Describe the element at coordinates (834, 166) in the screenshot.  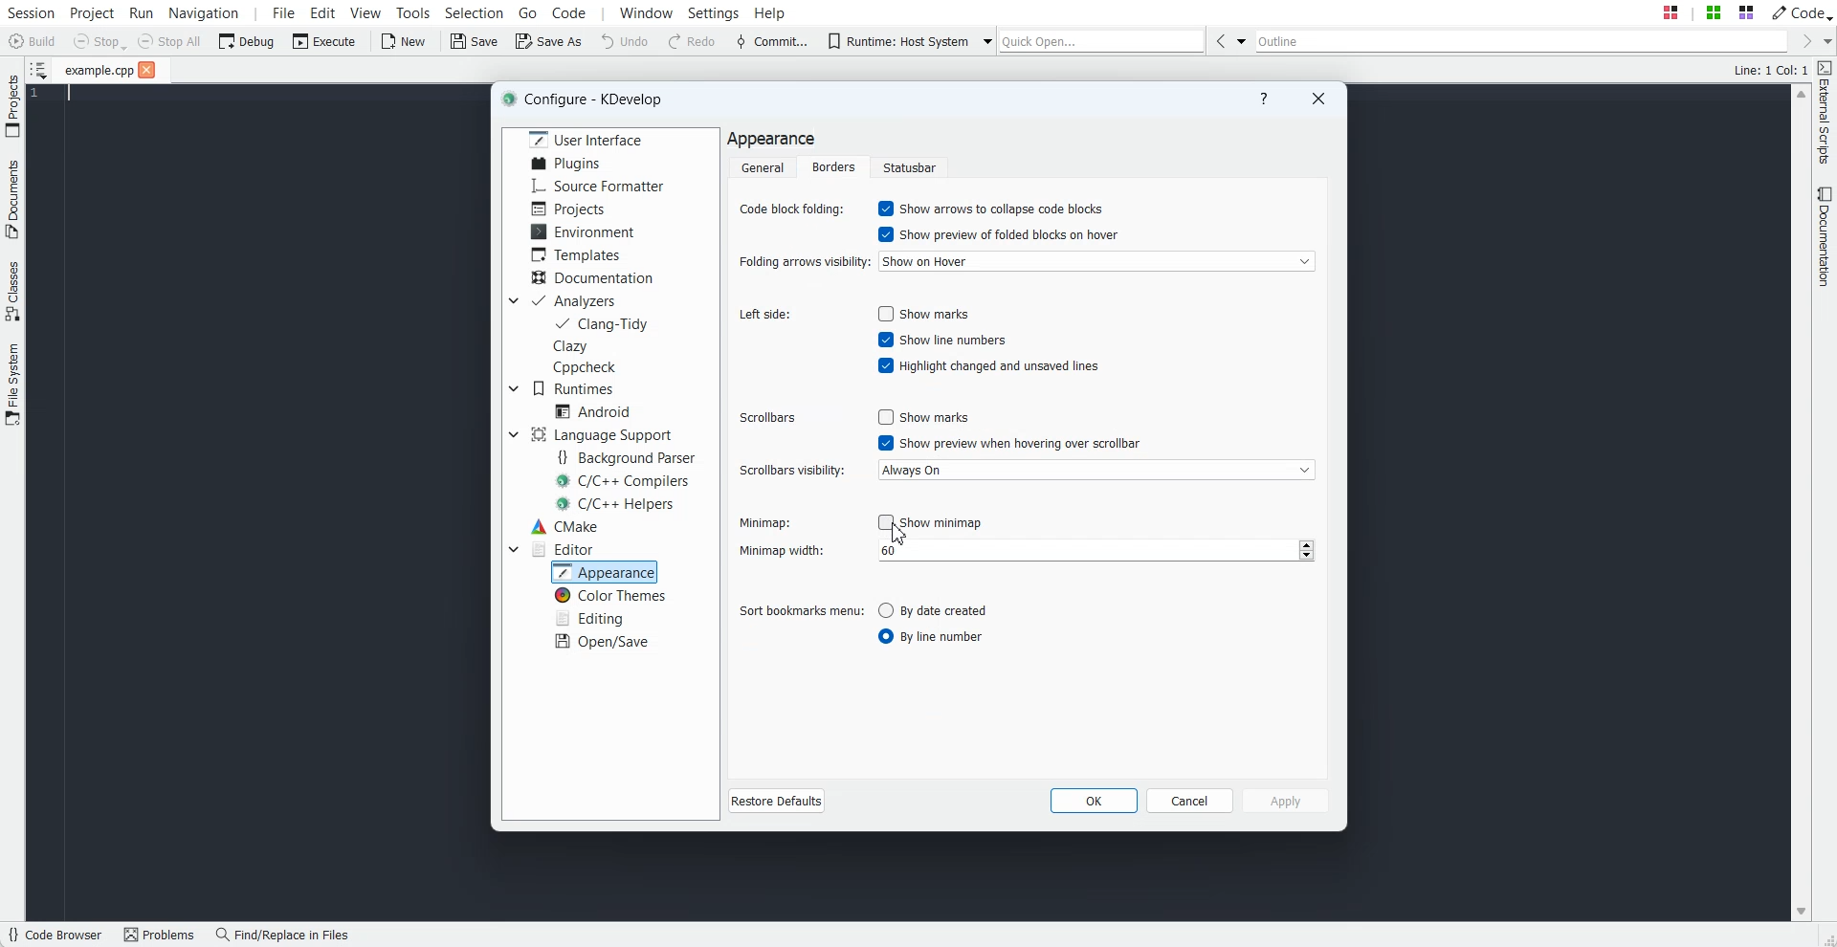
I see `Borders` at that location.